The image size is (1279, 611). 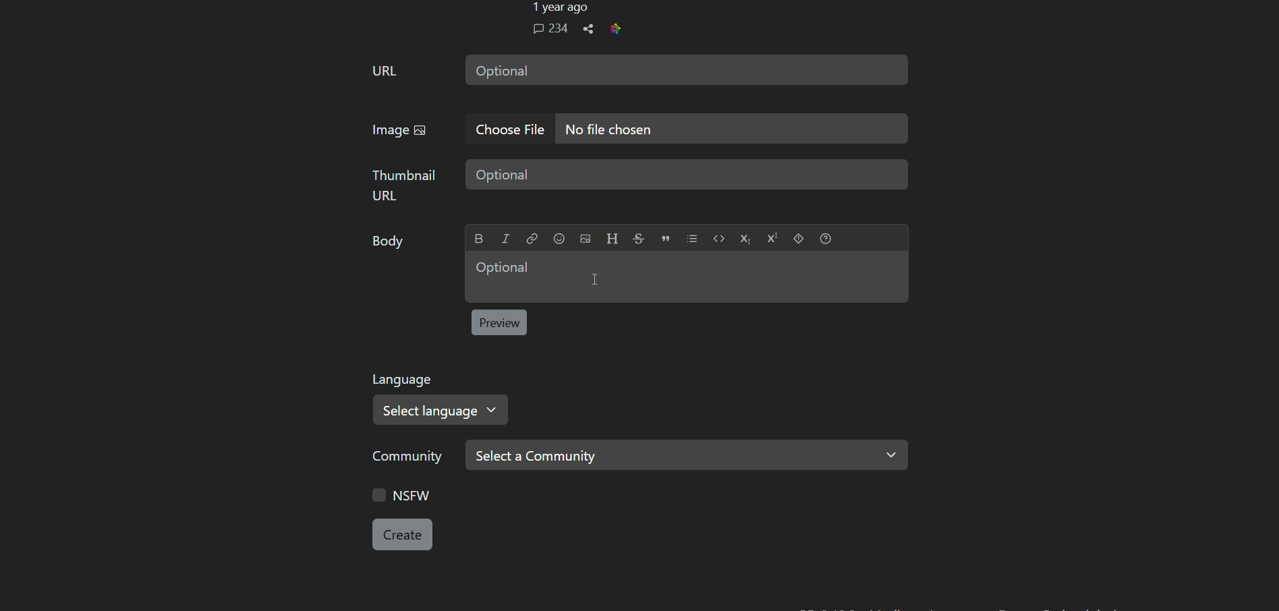 What do you see at coordinates (402, 534) in the screenshot?
I see `Create button` at bounding box center [402, 534].